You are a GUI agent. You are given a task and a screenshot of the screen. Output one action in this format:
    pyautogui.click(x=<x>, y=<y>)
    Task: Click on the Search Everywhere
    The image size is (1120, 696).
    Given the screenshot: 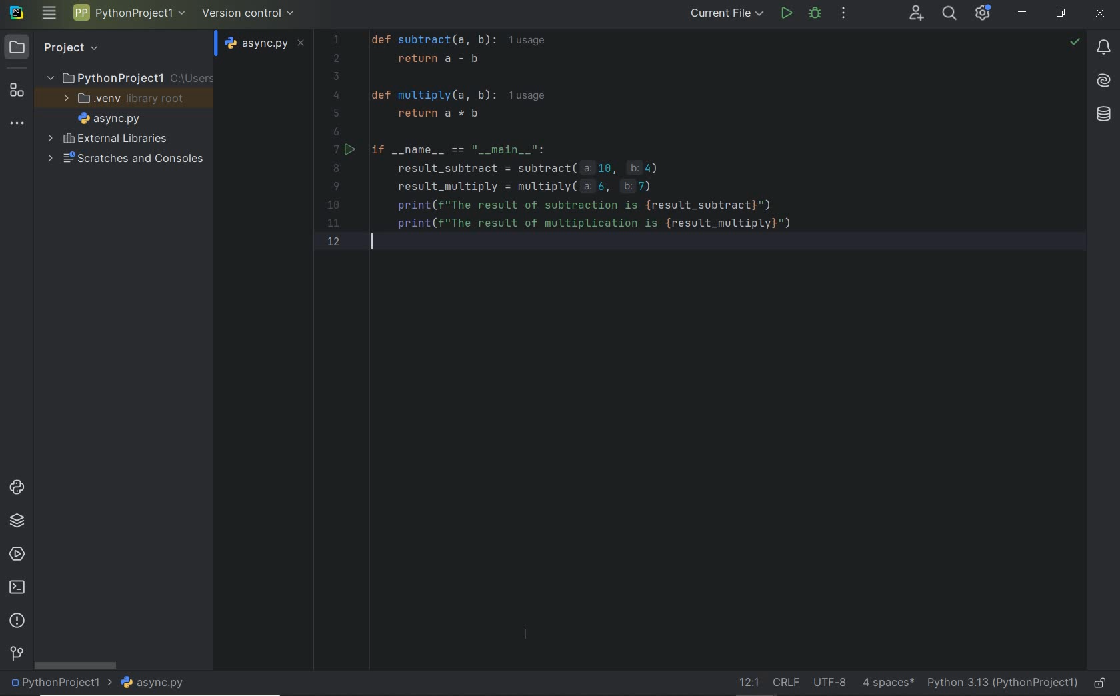 What is the action you would take?
    pyautogui.click(x=949, y=15)
    